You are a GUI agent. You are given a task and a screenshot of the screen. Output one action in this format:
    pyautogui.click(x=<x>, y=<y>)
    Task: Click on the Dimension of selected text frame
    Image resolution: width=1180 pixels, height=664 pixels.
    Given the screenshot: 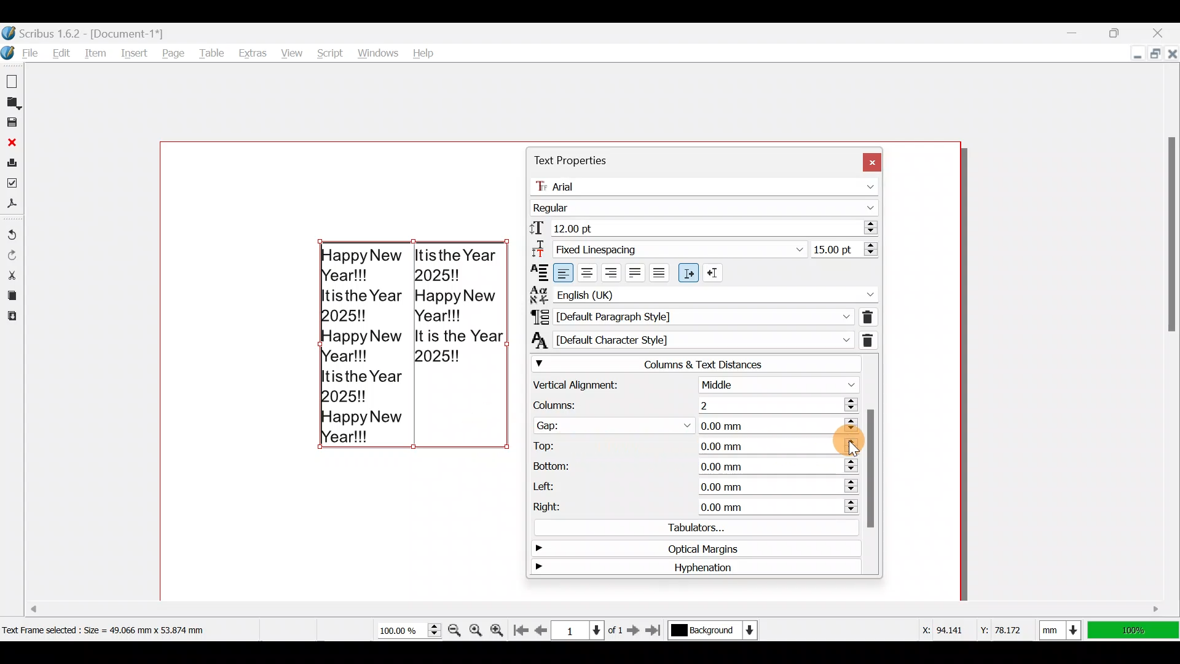 What is the action you would take?
    pyautogui.click(x=120, y=630)
    